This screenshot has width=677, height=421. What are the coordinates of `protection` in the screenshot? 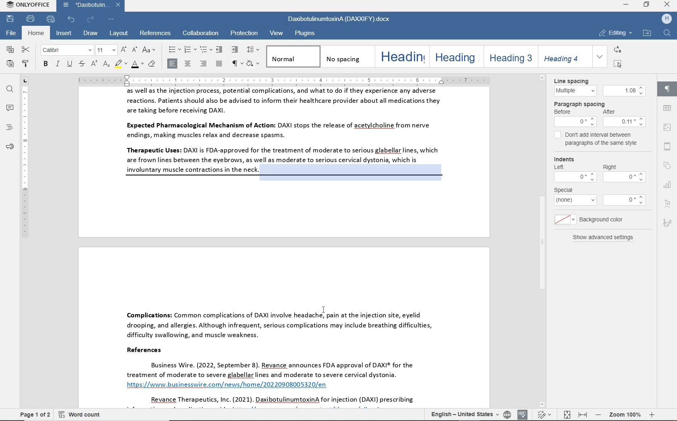 It's located at (244, 33).